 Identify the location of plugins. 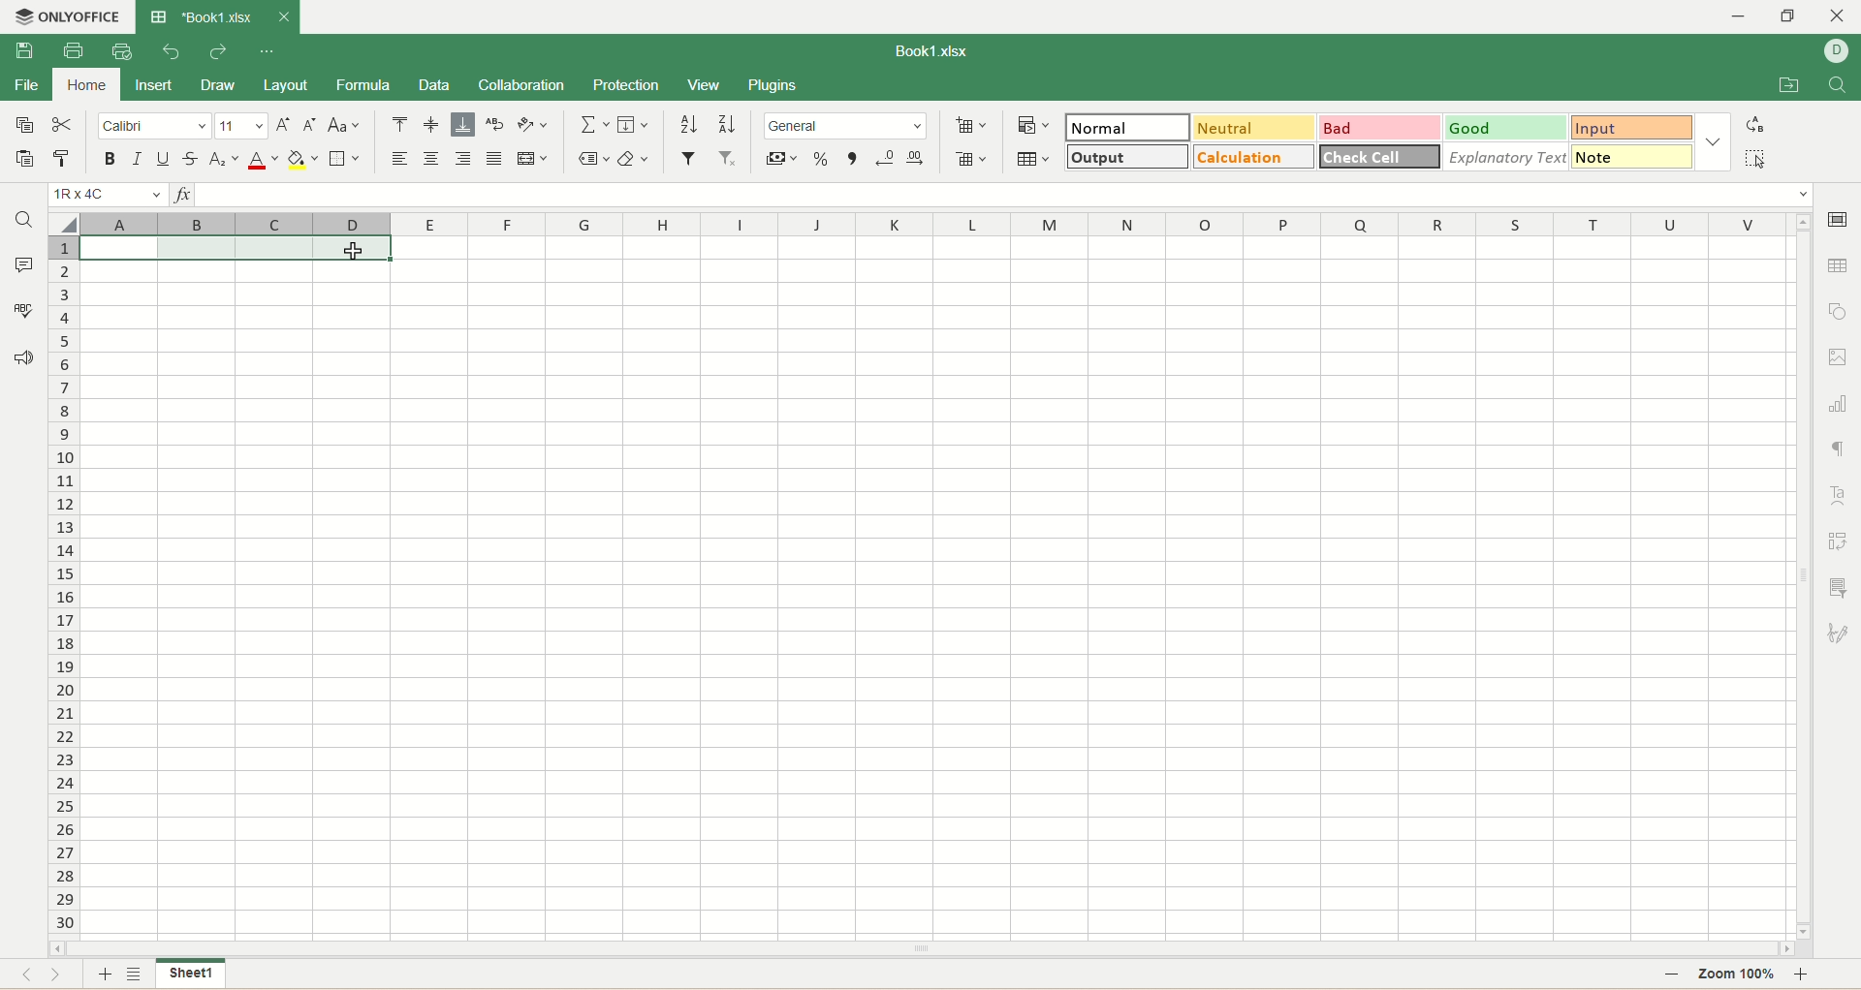
(772, 84).